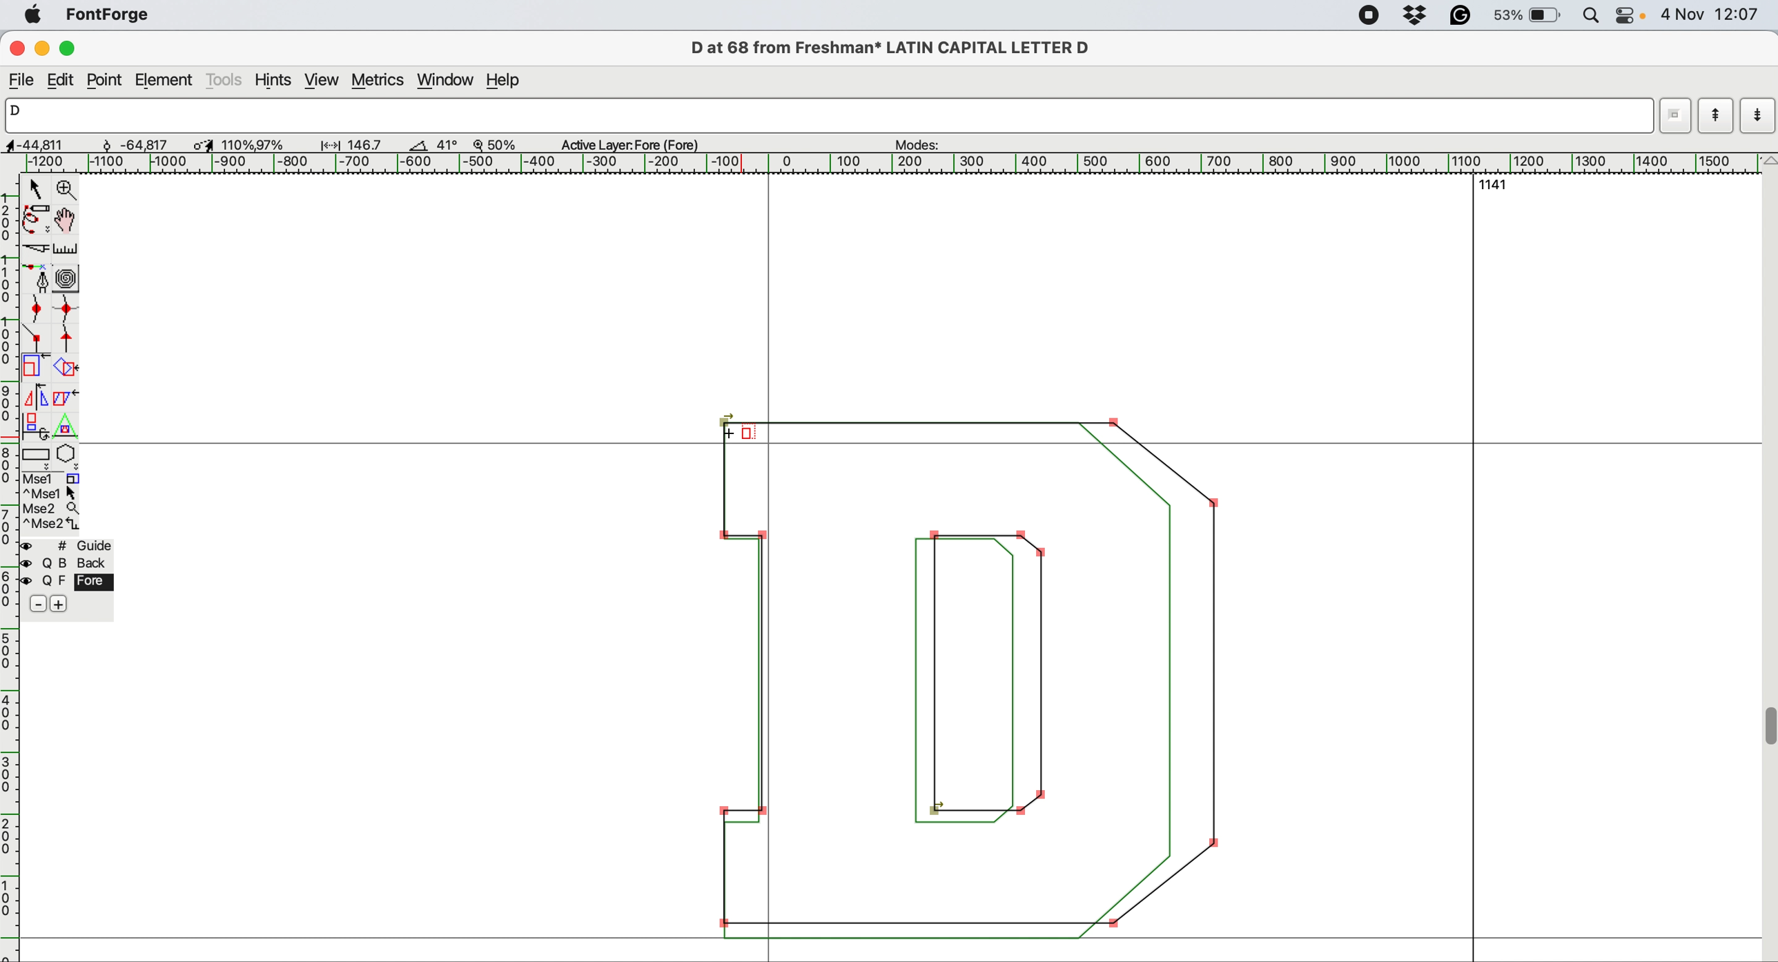 This screenshot has height=962, width=1778. I want to click on Q F fore, so click(71, 585).